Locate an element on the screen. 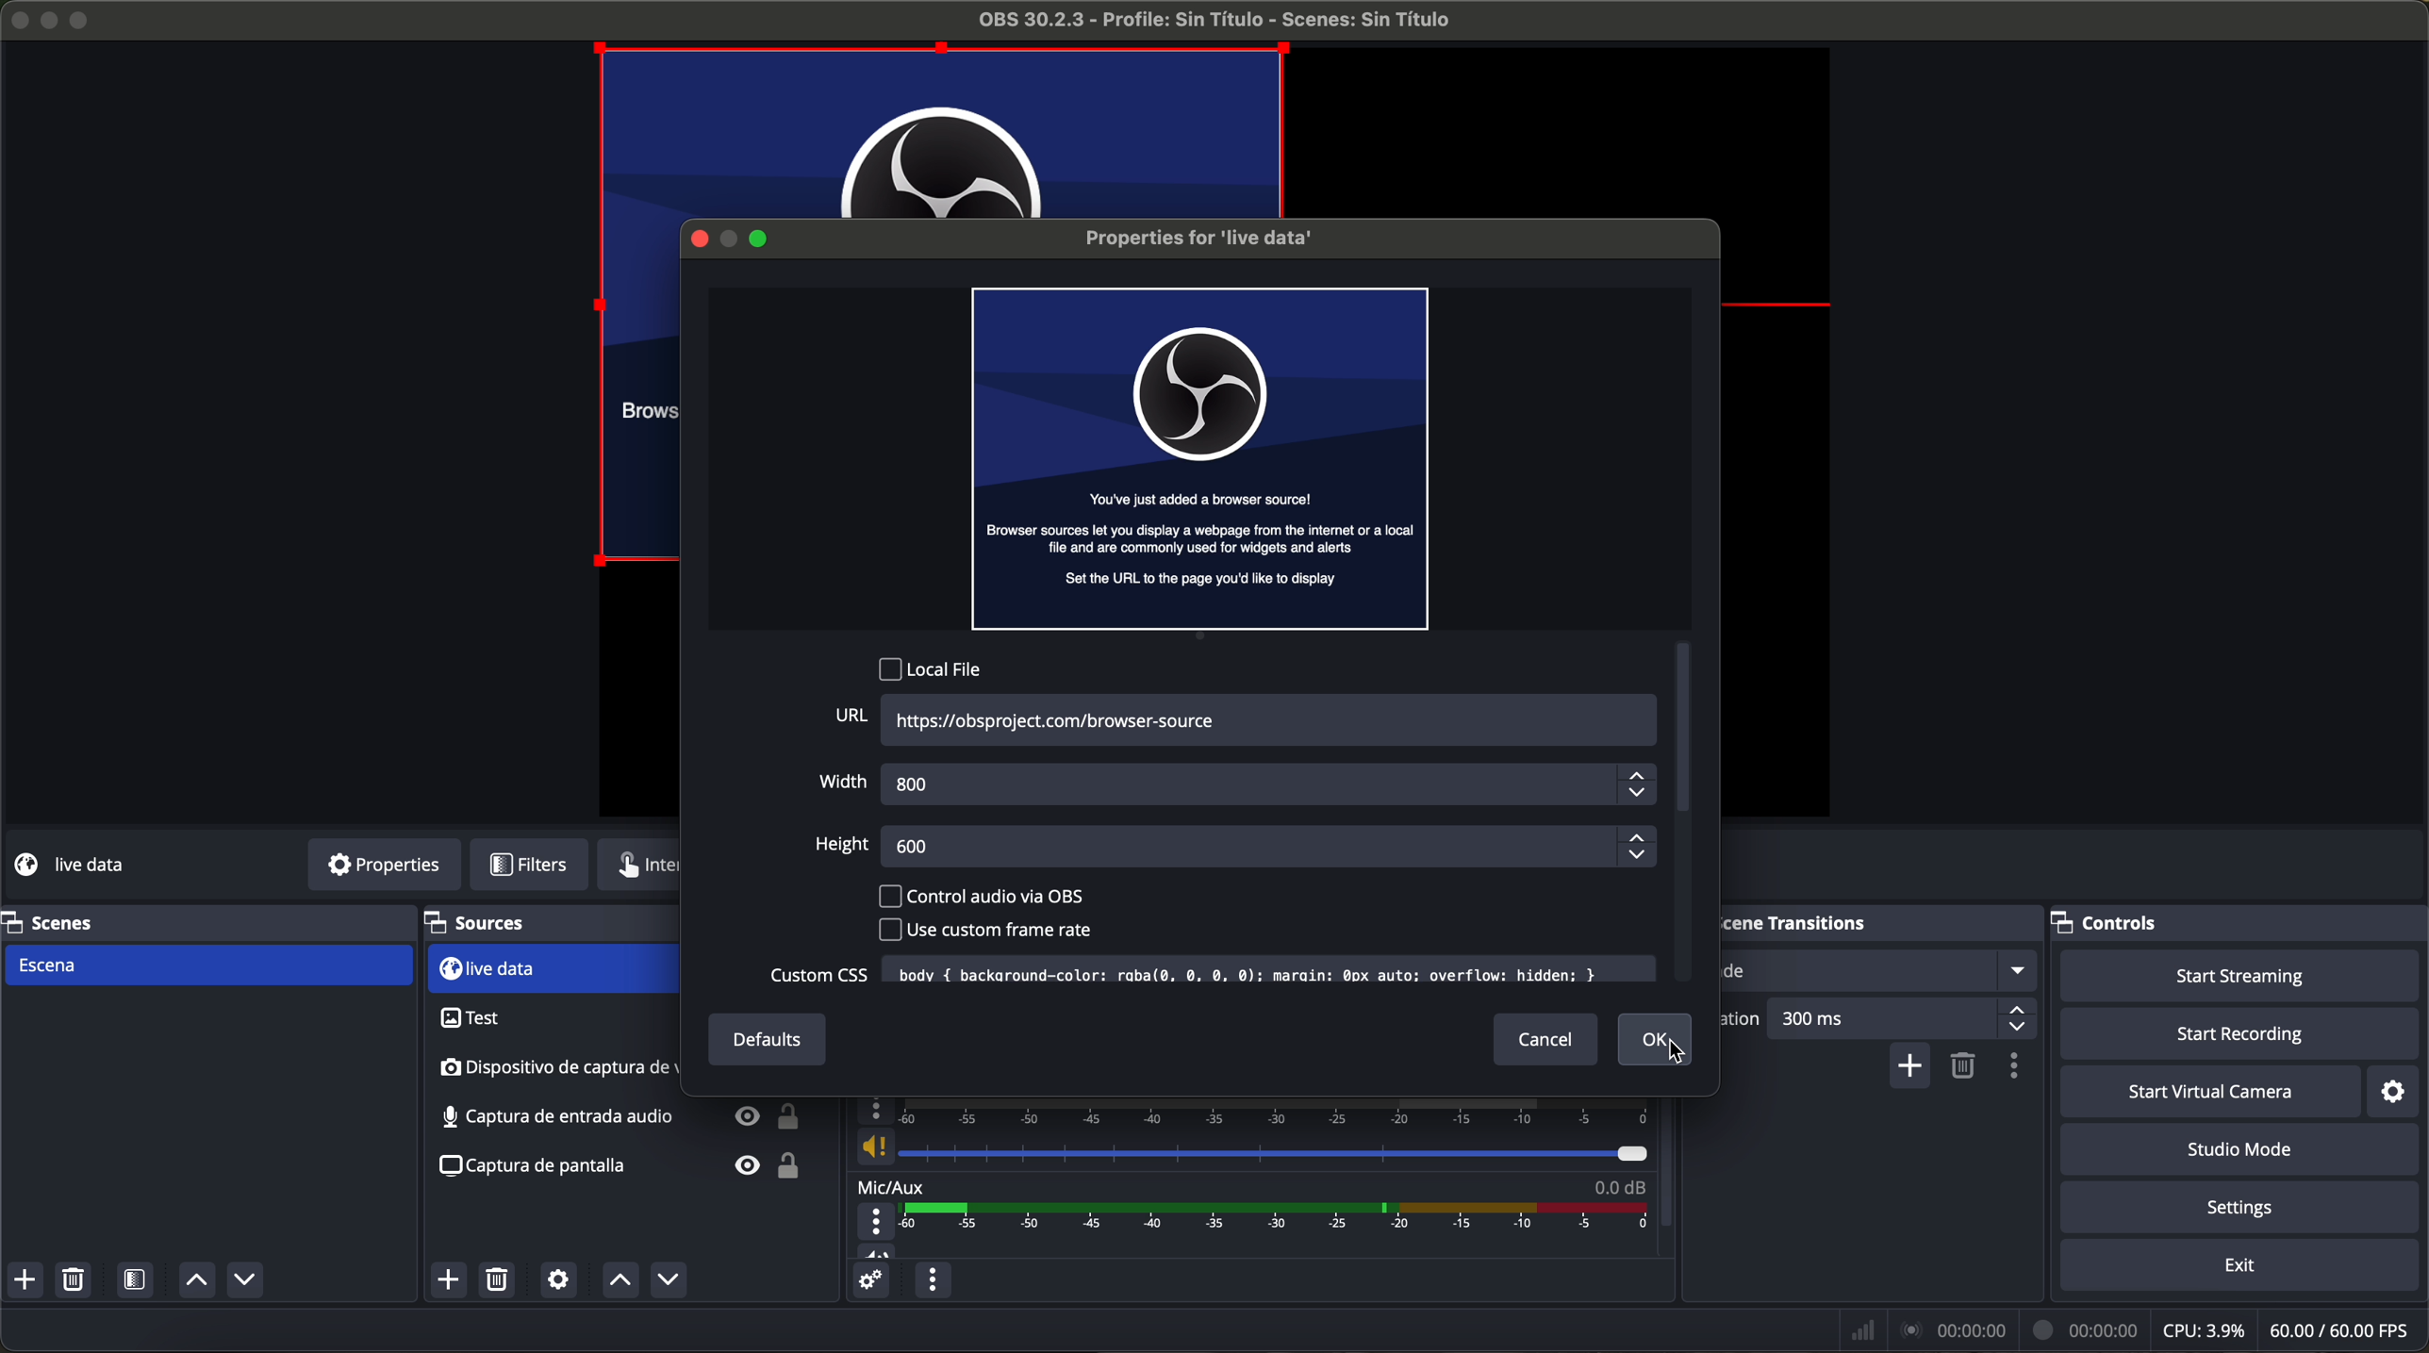 This screenshot has height=1353, width=2429. cancel is located at coordinates (1546, 1039).